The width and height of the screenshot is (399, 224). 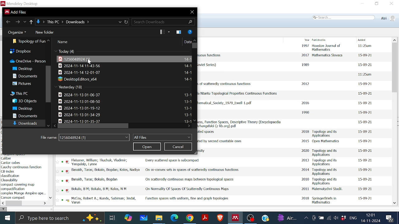 I want to click on Published in, so click(x=328, y=162).